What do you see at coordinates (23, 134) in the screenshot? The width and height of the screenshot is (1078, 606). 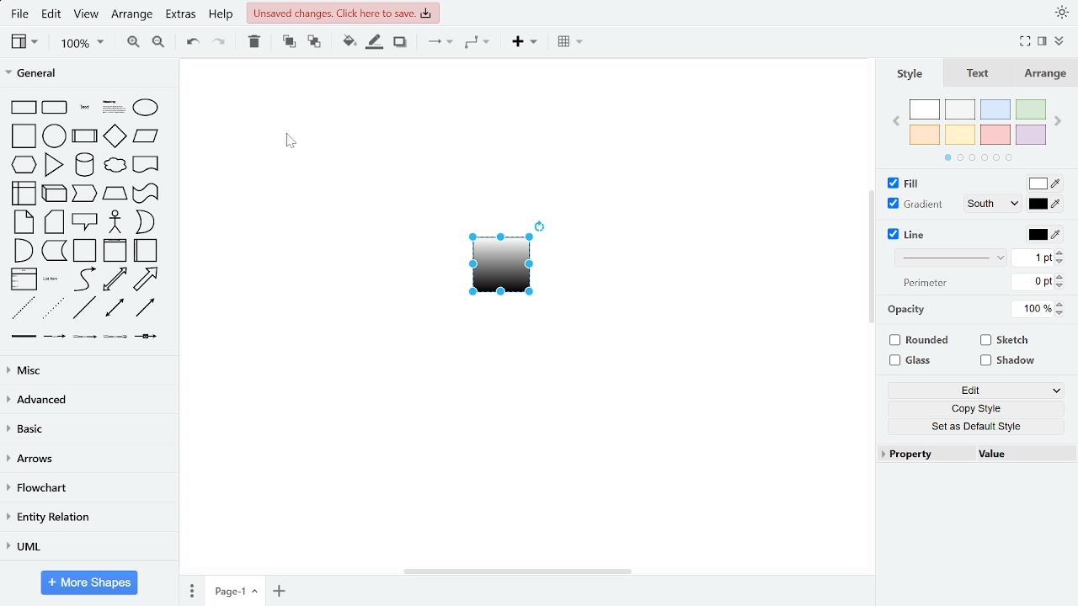 I see `general shapes` at bounding box center [23, 134].